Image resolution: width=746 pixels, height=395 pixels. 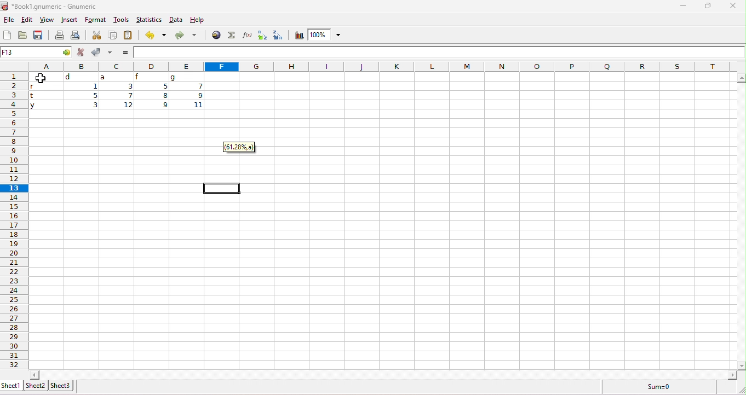 I want to click on sort ascending, so click(x=261, y=35).